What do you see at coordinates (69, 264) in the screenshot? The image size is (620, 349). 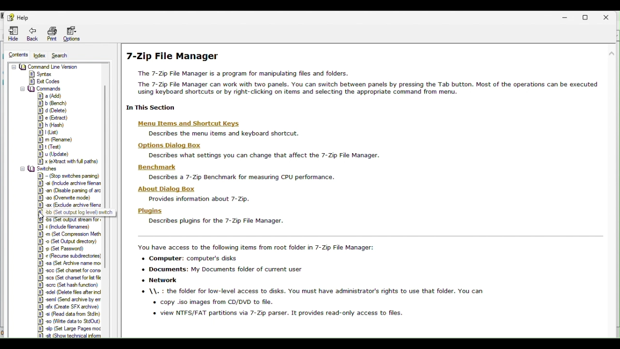 I see `i] 4a (Set Archive name mo` at bounding box center [69, 264].